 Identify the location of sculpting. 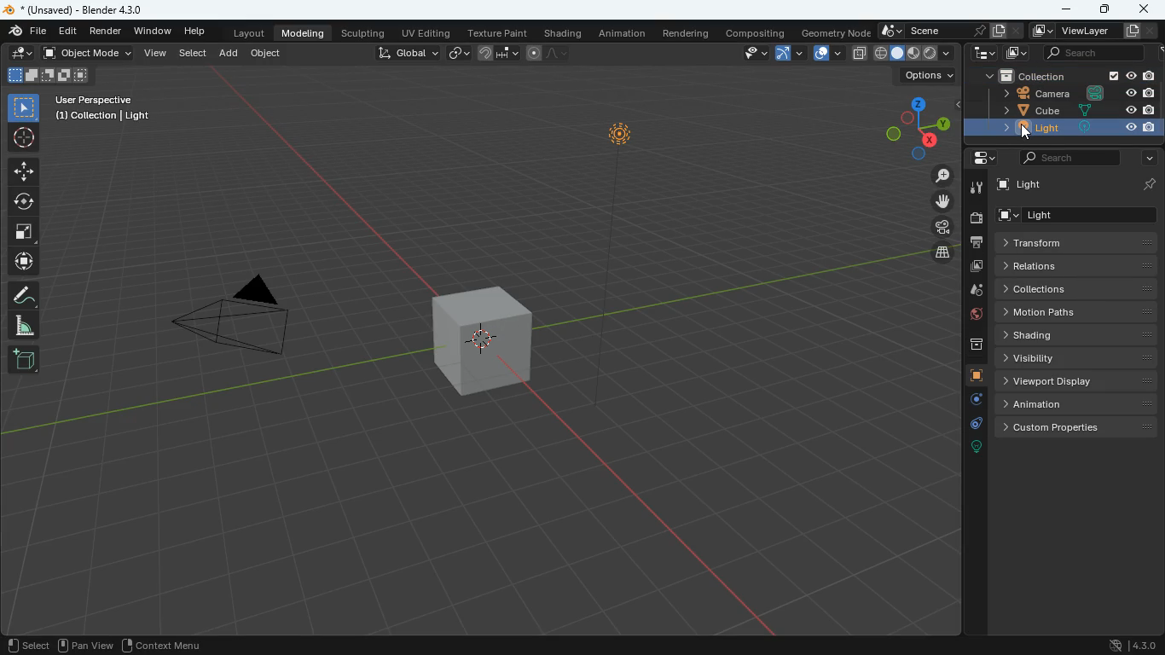
(364, 33).